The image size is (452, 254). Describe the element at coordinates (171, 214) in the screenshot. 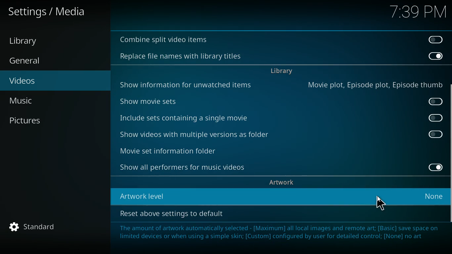

I see `reset above setting to default` at that location.